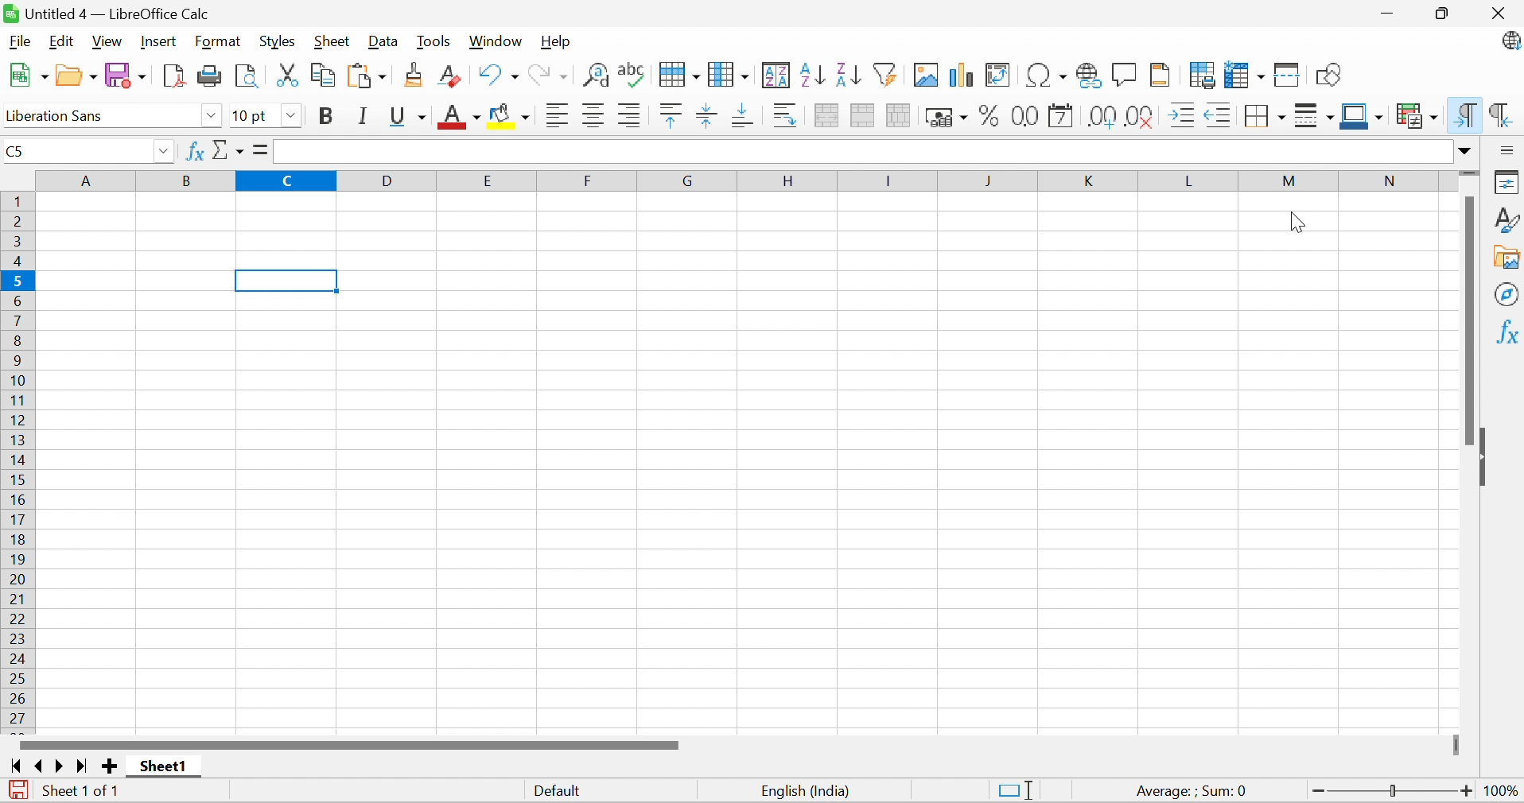  I want to click on The document has been modified. Click to save the document., so click(18, 792).